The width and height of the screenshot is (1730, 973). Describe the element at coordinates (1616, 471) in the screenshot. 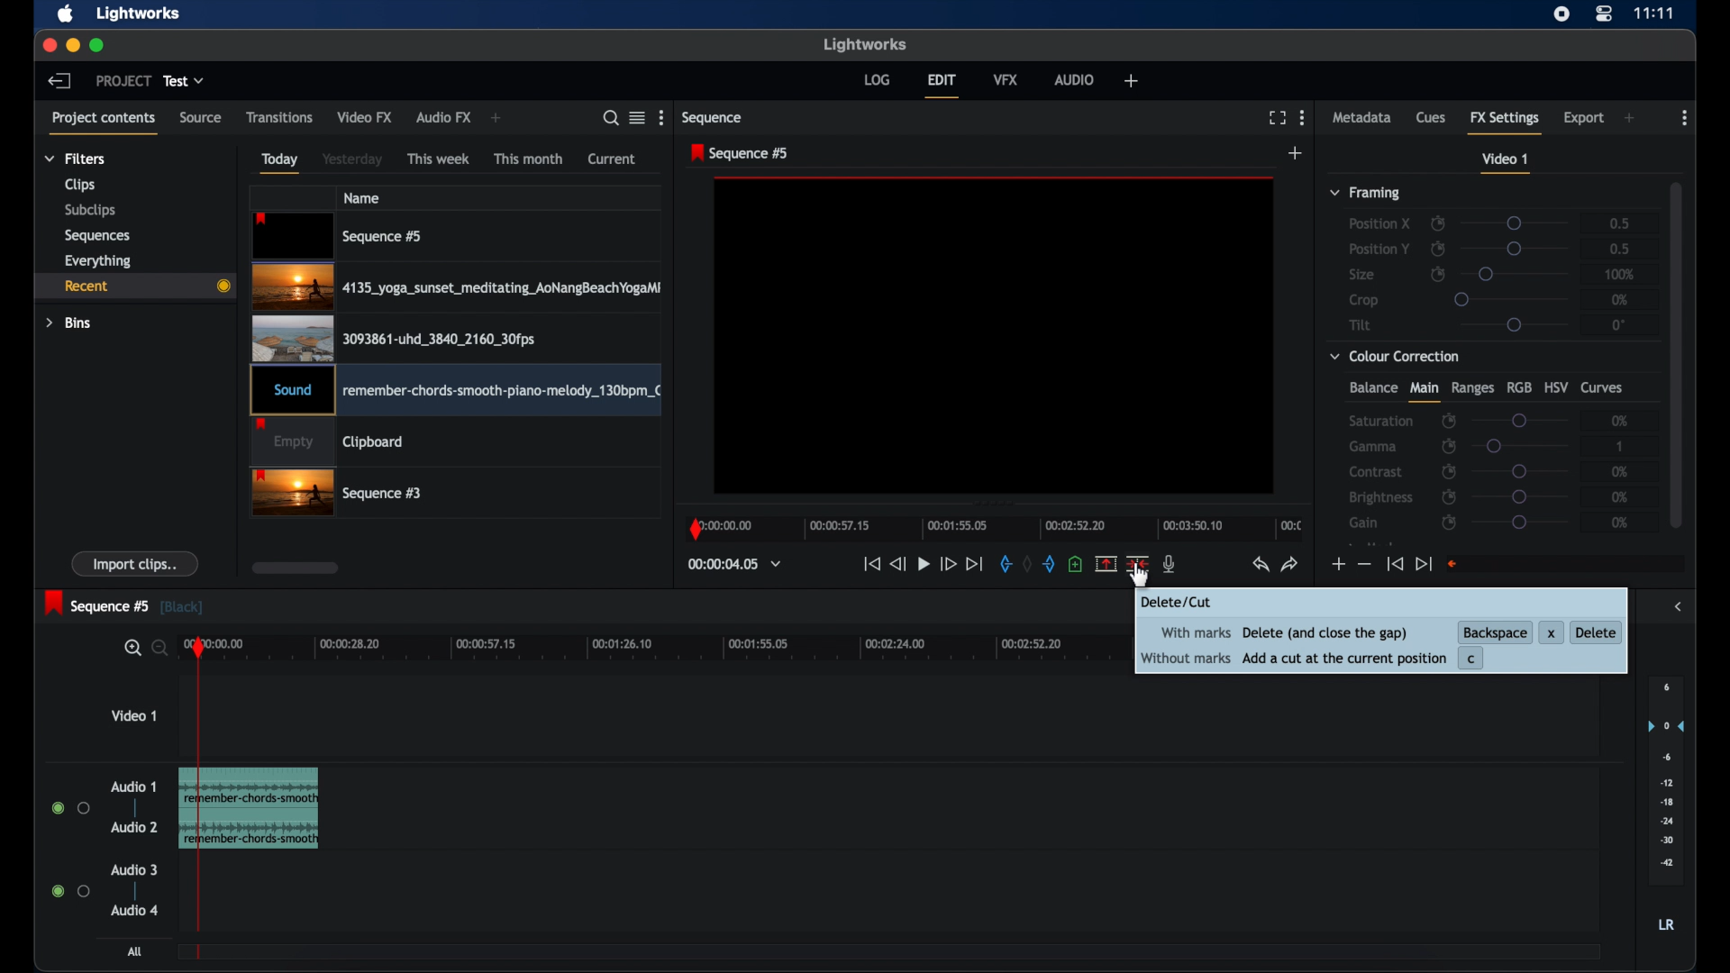

I see `0%` at that location.